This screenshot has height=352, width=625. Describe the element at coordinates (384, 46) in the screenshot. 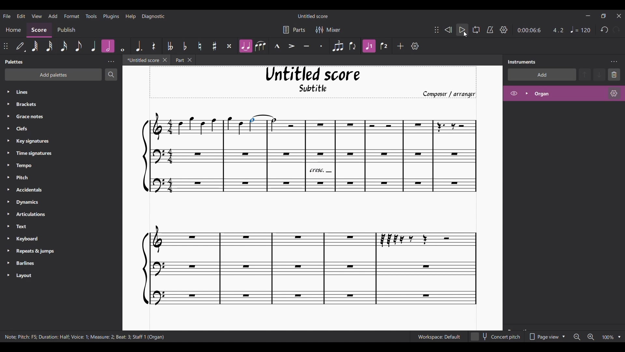

I see `Voice 2` at that location.